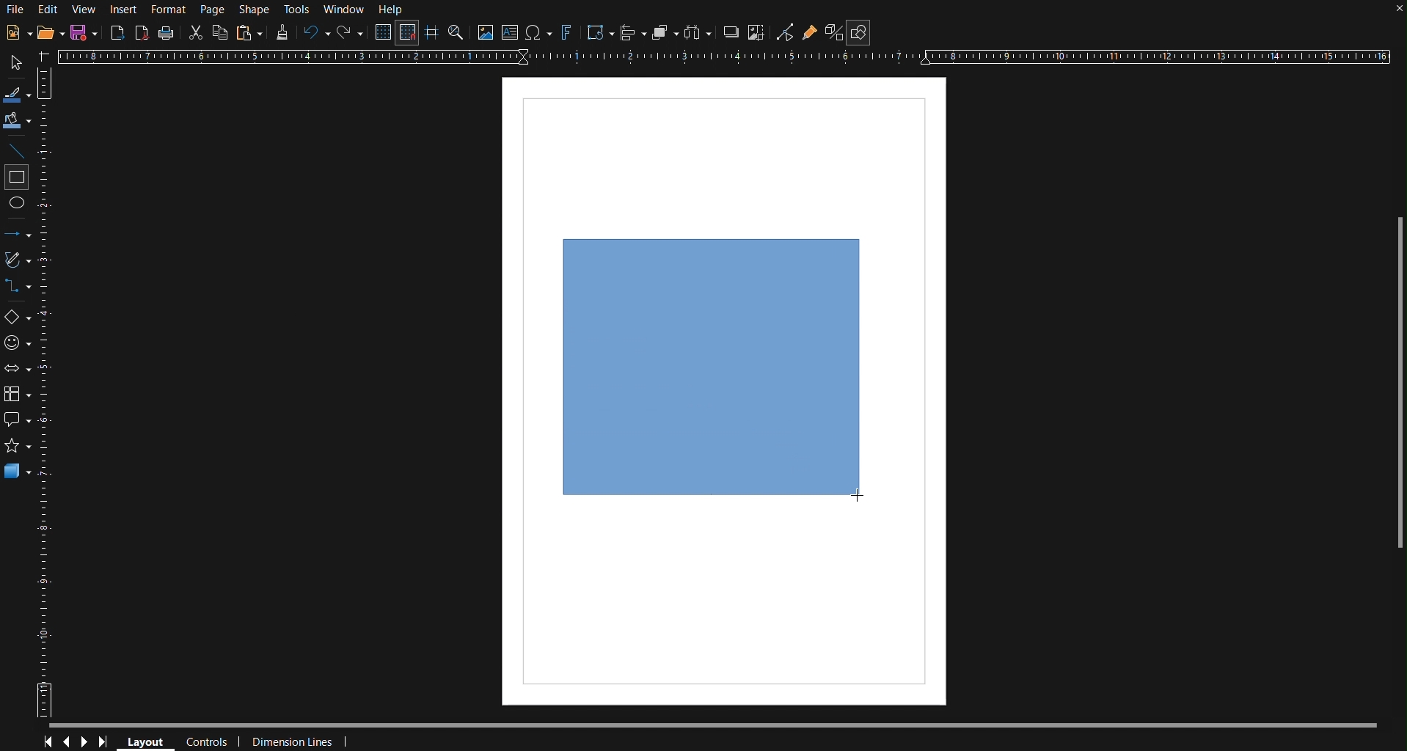 The height and width of the screenshot is (751, 1407). I want to click on cursor, so click(866, 499).